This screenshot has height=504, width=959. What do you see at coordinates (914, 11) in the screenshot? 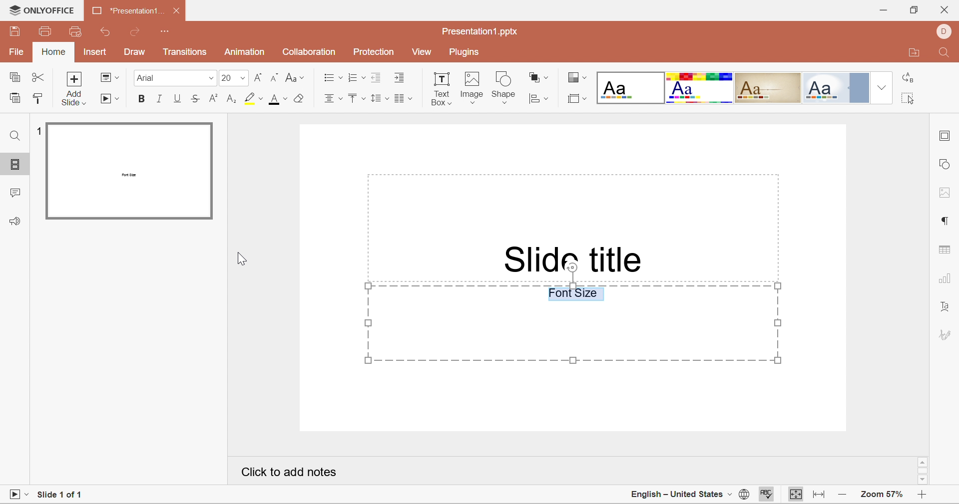
I see `Restore Down` at bounding box center [914, 11].